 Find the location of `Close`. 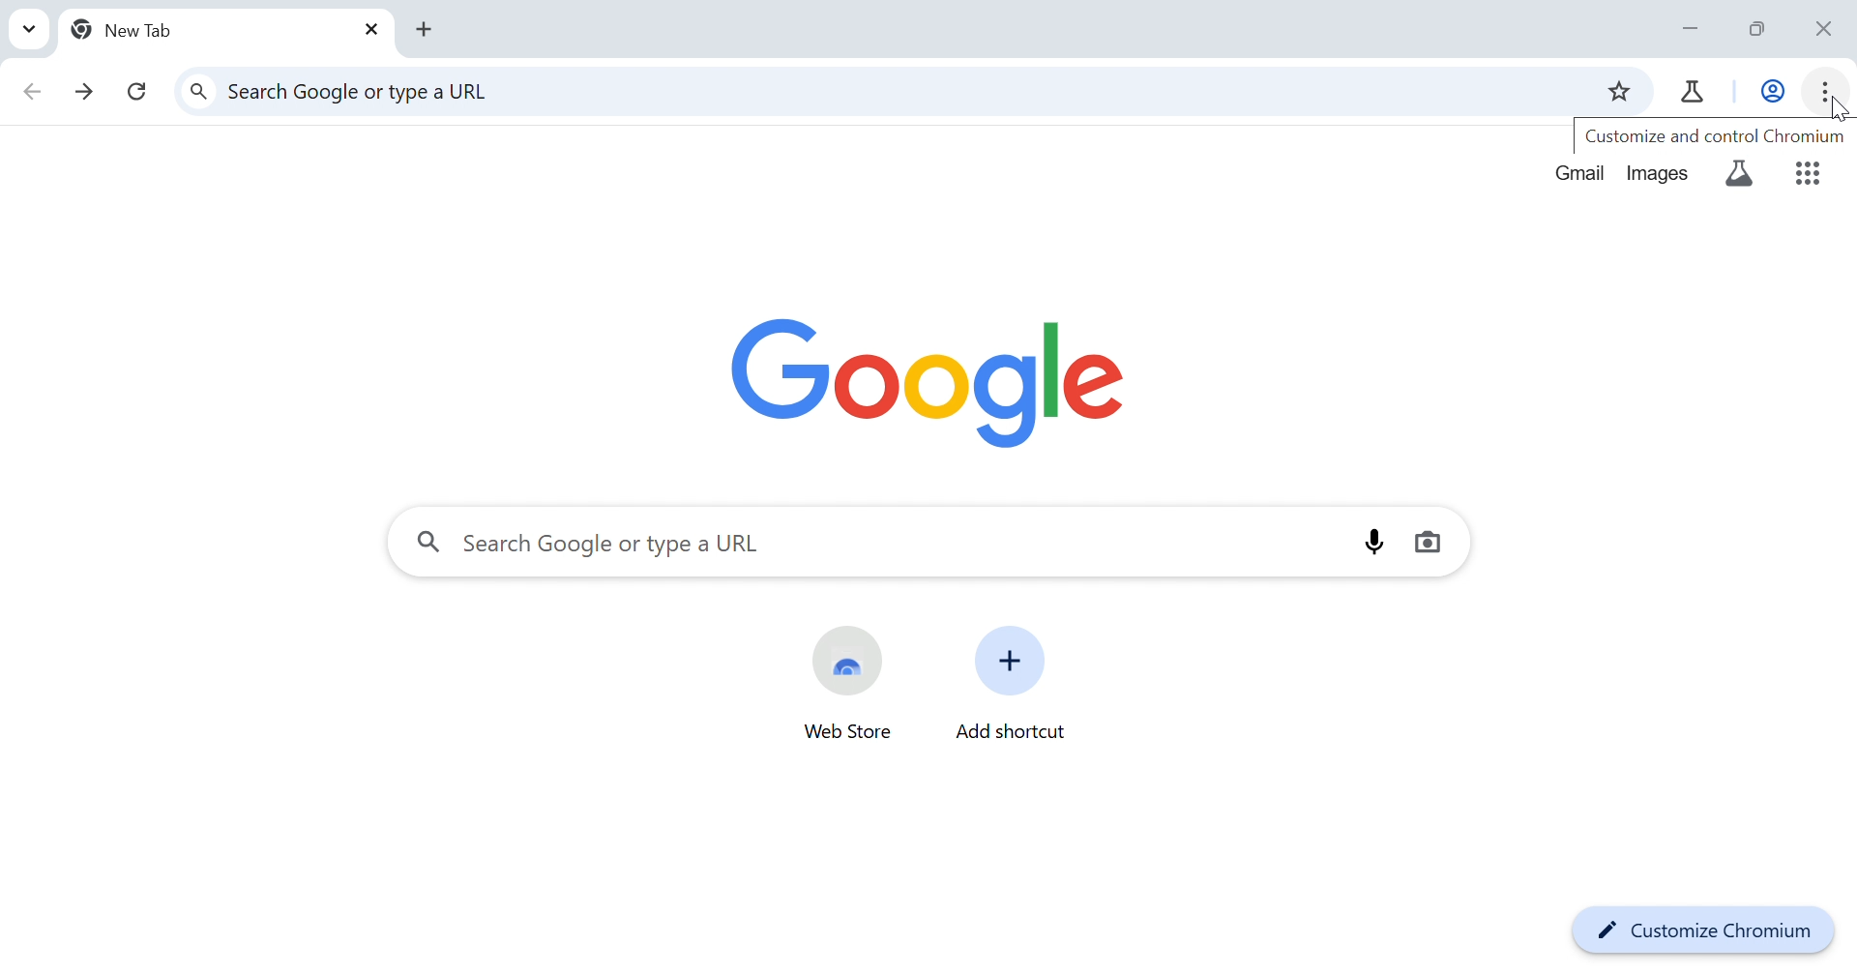

Close is located at coordinates (1819, 31).